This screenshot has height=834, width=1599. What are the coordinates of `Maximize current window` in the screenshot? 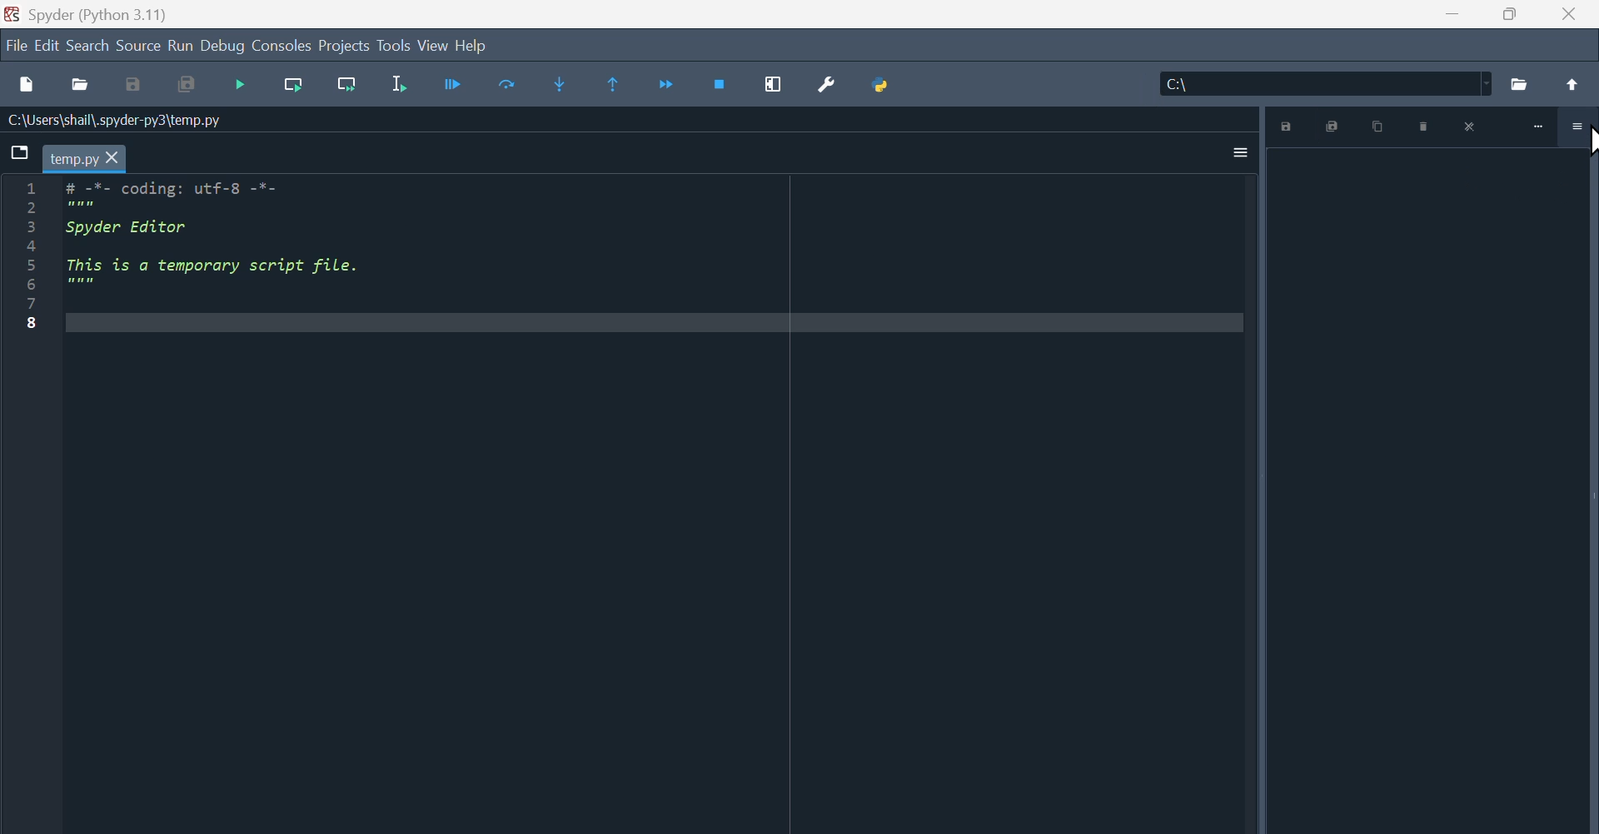 It's located at (770, 82).